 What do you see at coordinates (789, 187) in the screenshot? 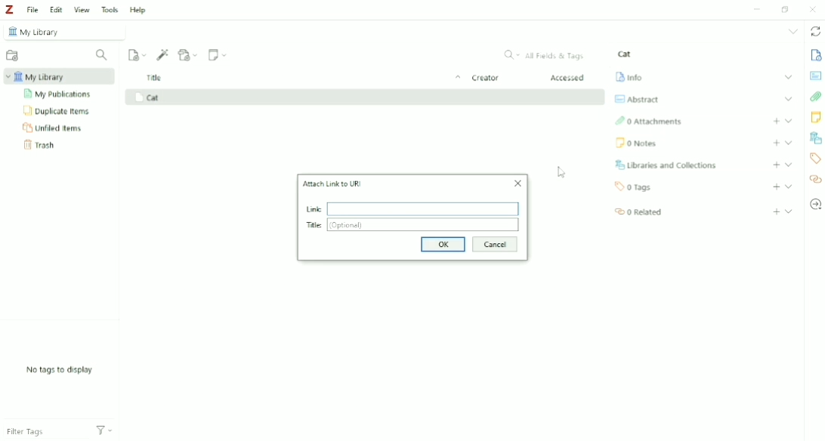
I see `Expand section` at bounding box center [789, 187].